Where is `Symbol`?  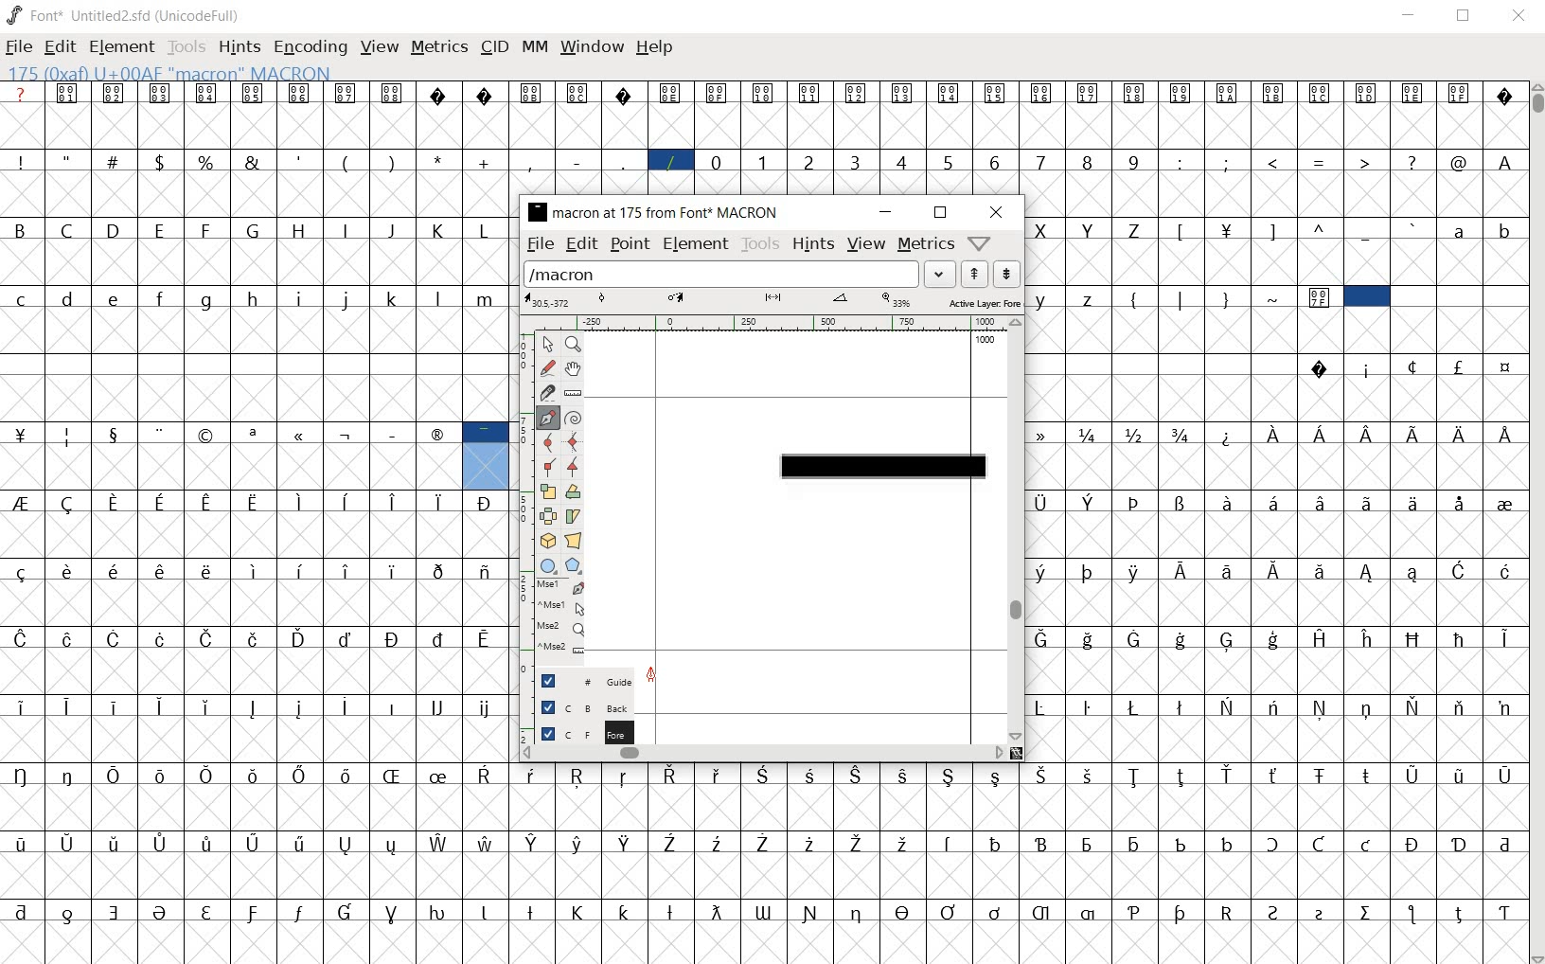 Symbol is located at coordinates (303, 911).